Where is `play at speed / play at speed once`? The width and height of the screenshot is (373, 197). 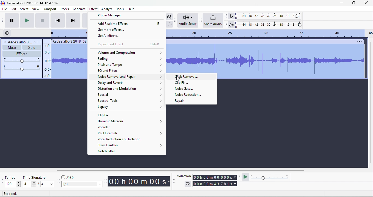 play at speed / play at speed once is located at coordinates (245, 177).